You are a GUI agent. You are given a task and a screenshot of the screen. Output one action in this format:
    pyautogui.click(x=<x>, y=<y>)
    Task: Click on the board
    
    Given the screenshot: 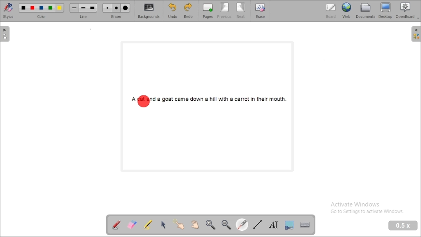 What is the action you would take?
    pyautogui.click(x=331, y=11)
    